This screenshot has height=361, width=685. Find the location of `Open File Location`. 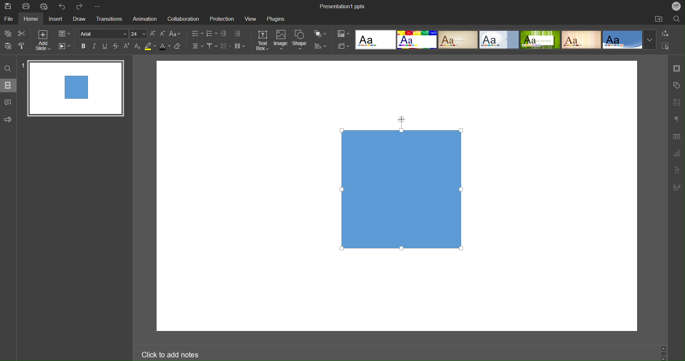

Open File Location is located at coordinates (656, 19).